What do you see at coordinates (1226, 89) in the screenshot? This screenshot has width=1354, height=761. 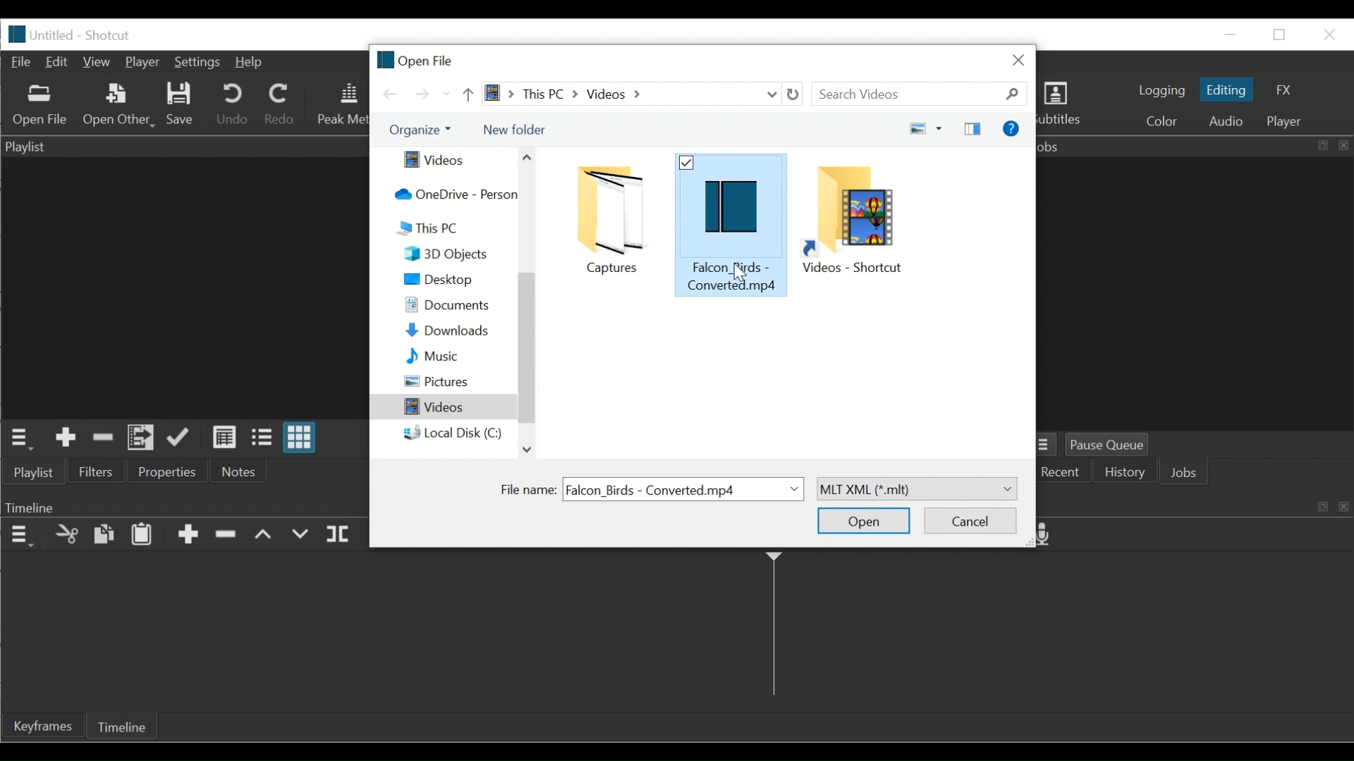 I see `Editing` at bounding box center [1226, 89].